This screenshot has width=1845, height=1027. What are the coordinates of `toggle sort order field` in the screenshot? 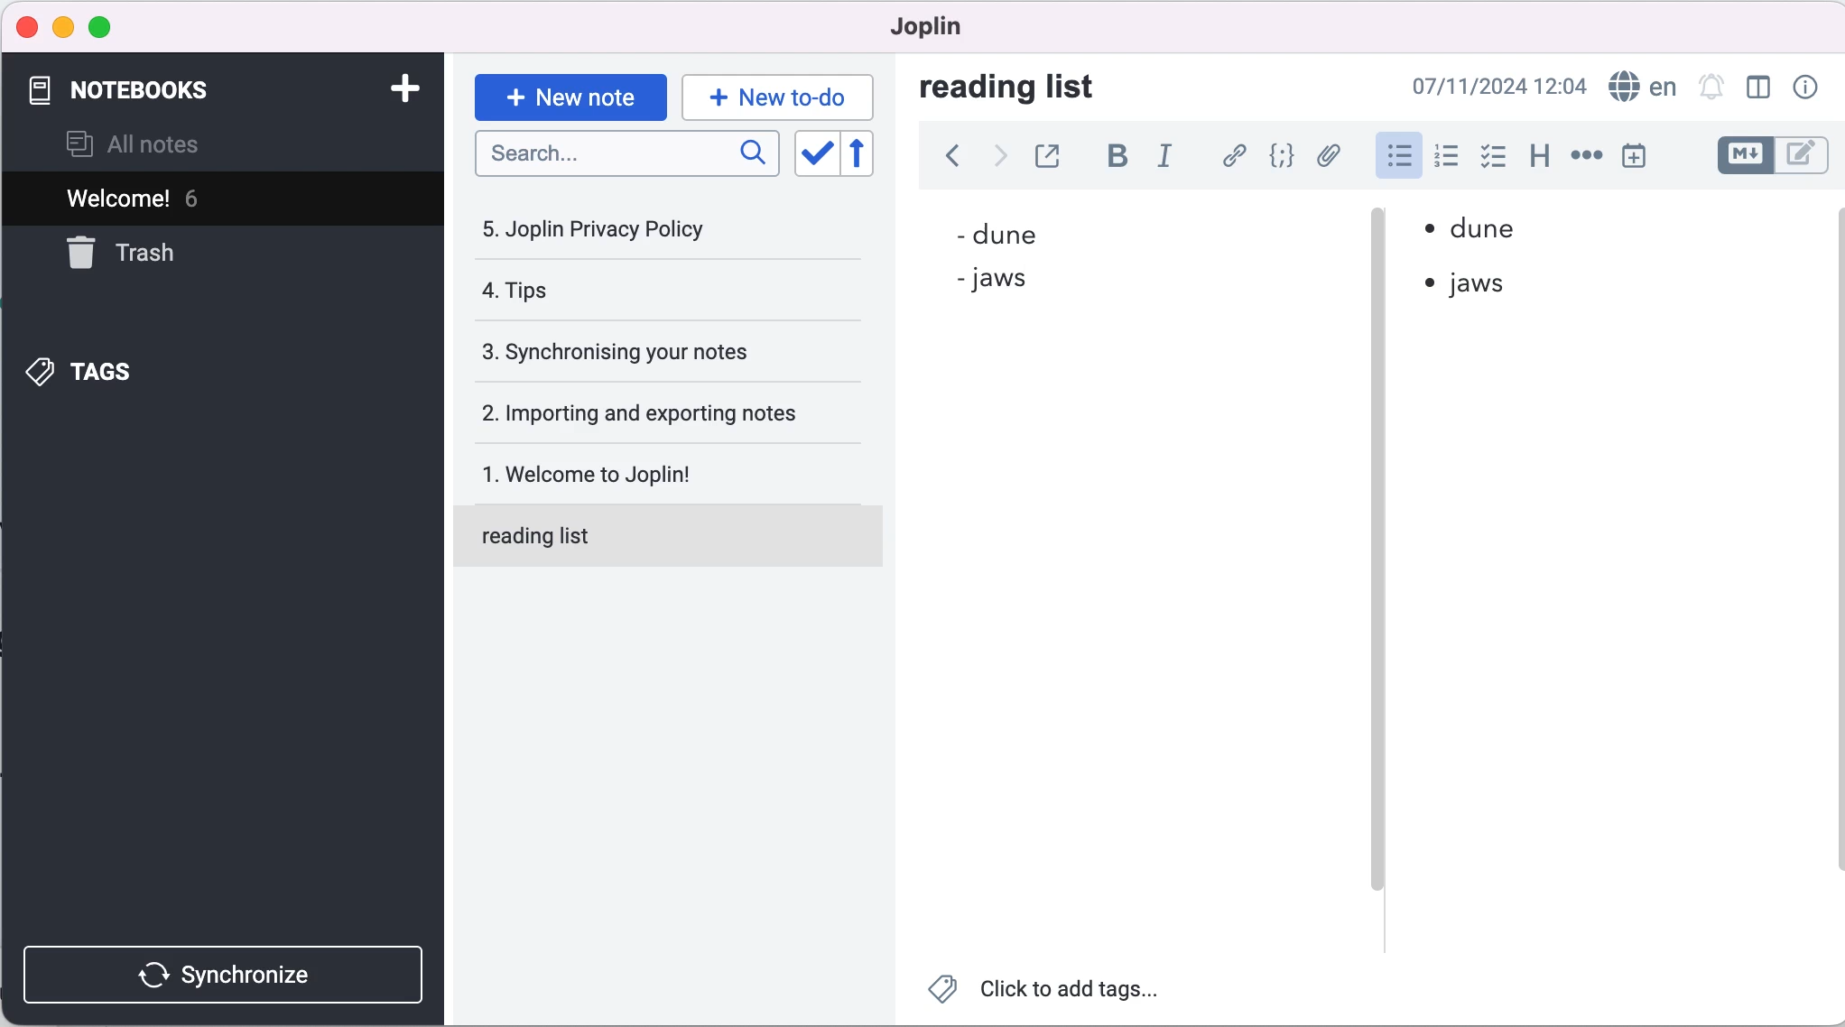 It's located at (815, 155).